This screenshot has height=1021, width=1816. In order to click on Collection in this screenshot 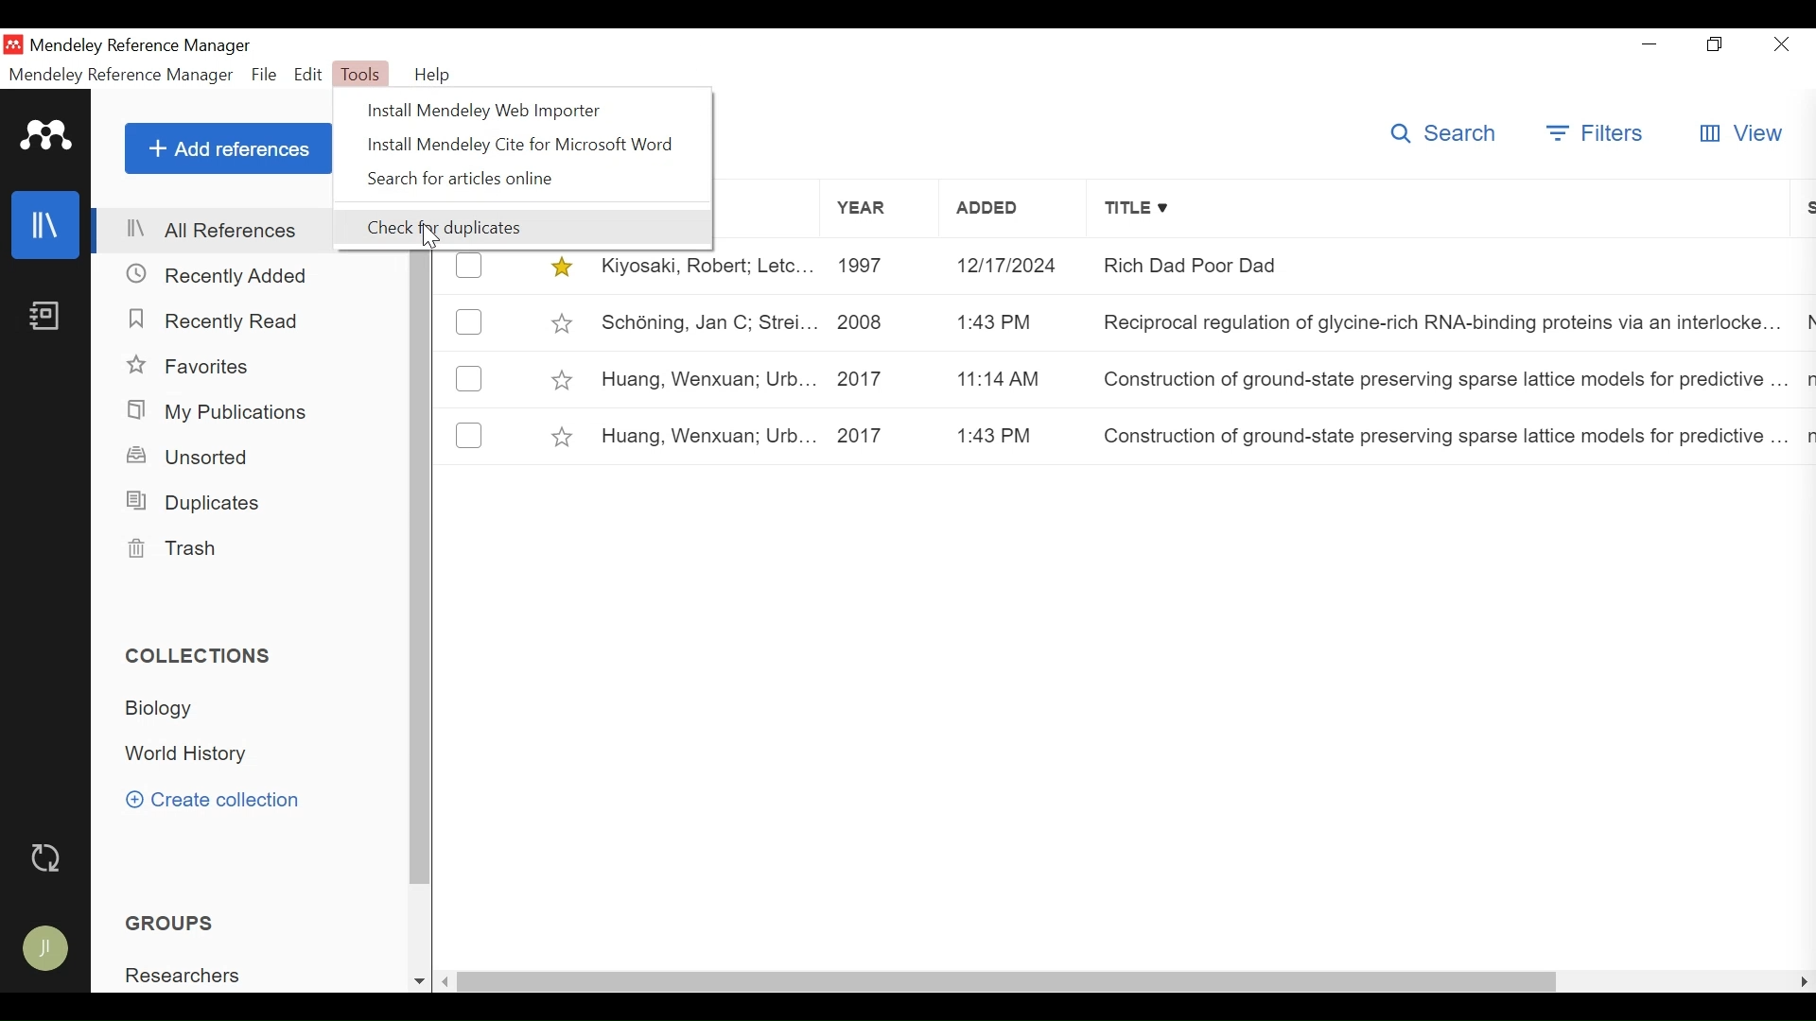, I will do `click(194, 754)`.